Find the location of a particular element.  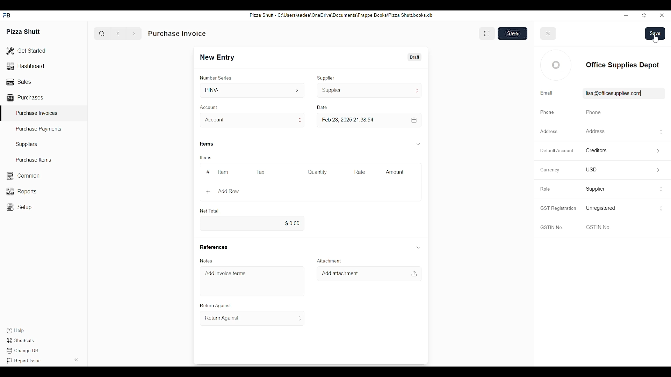

Sales is located at coordinates (18, 81).